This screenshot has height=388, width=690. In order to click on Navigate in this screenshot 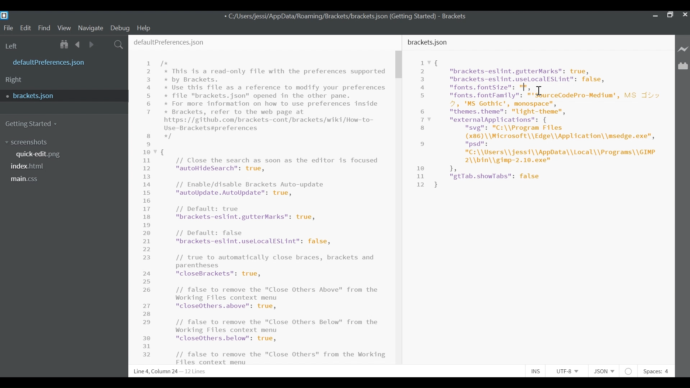, I will do `click(91, 27)`.